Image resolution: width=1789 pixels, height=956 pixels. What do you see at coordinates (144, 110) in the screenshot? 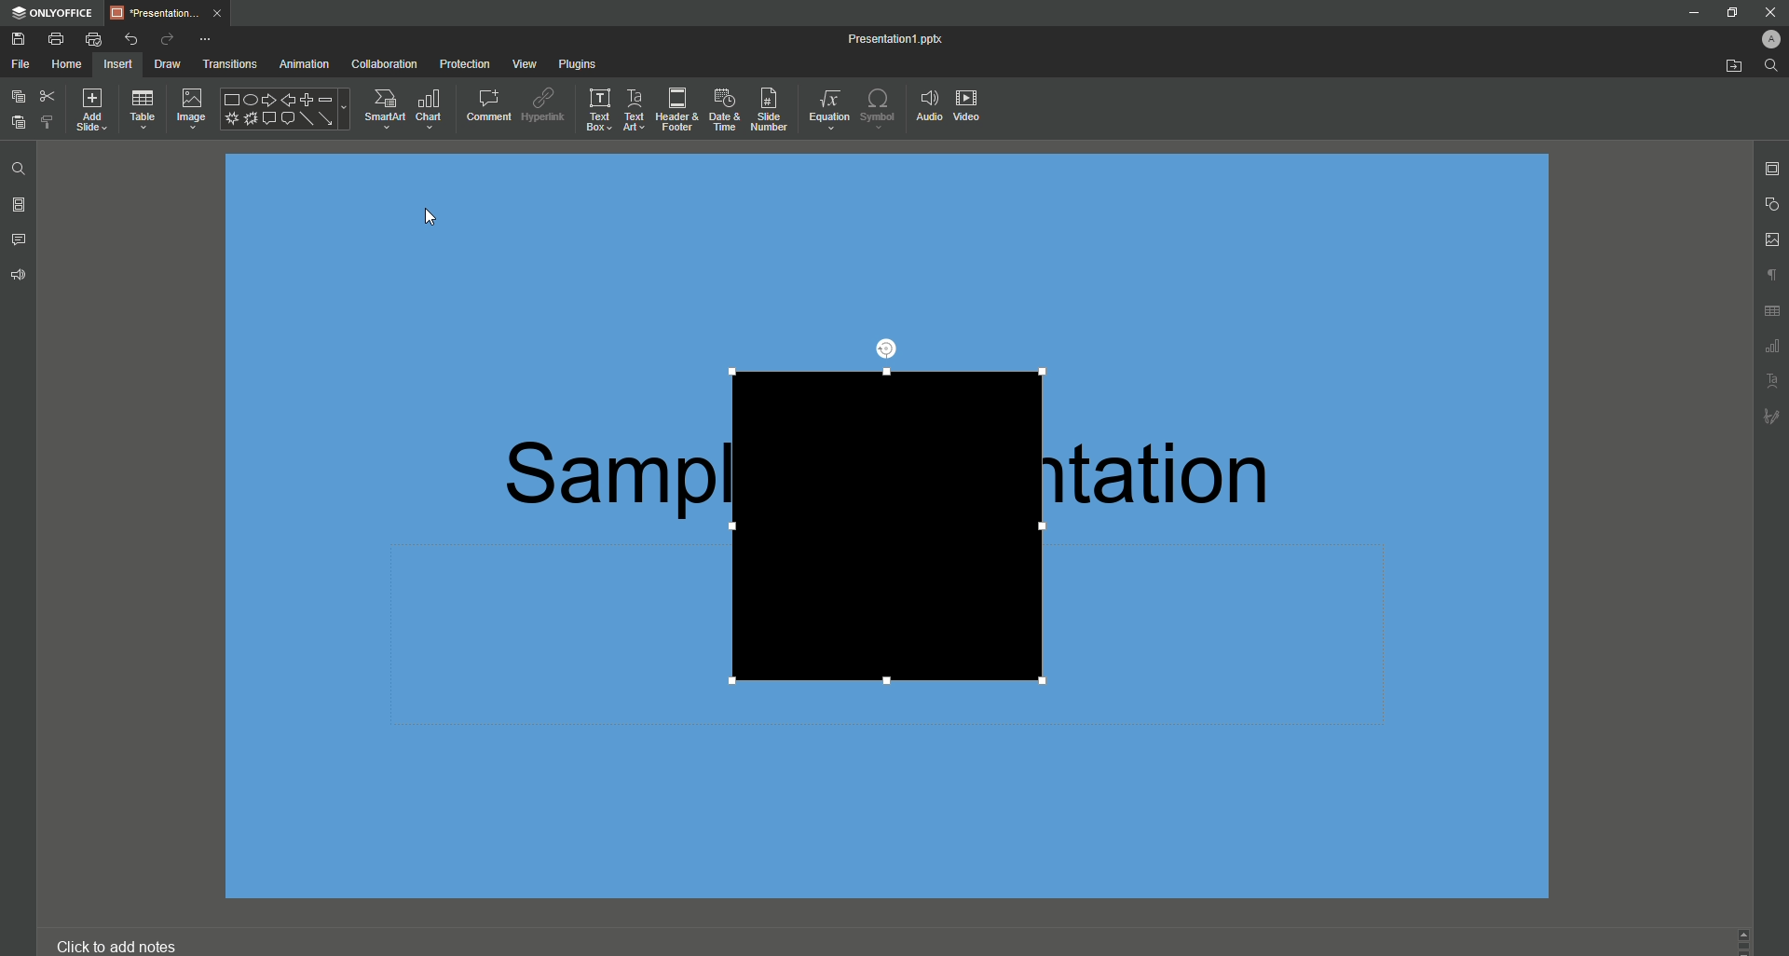
I see `Table` at bounding box center [144, 110].